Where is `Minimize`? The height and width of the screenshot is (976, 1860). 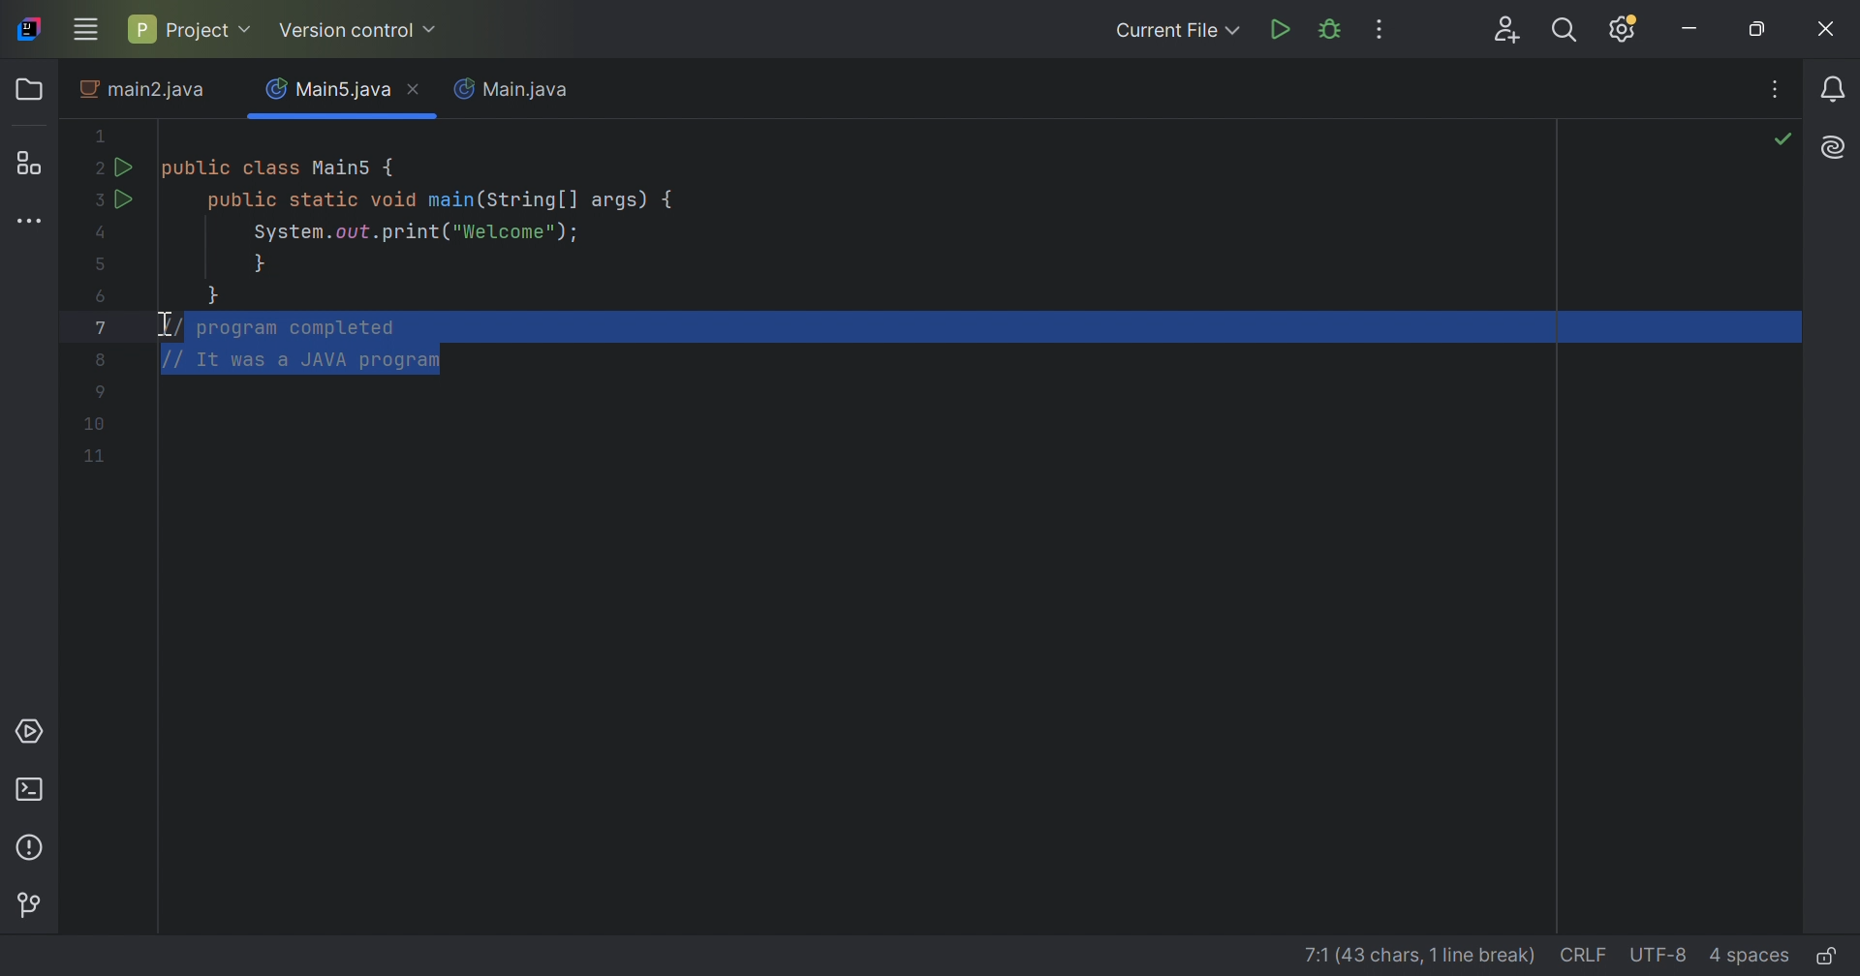 Minimize is located at coordinates (1689, 34).